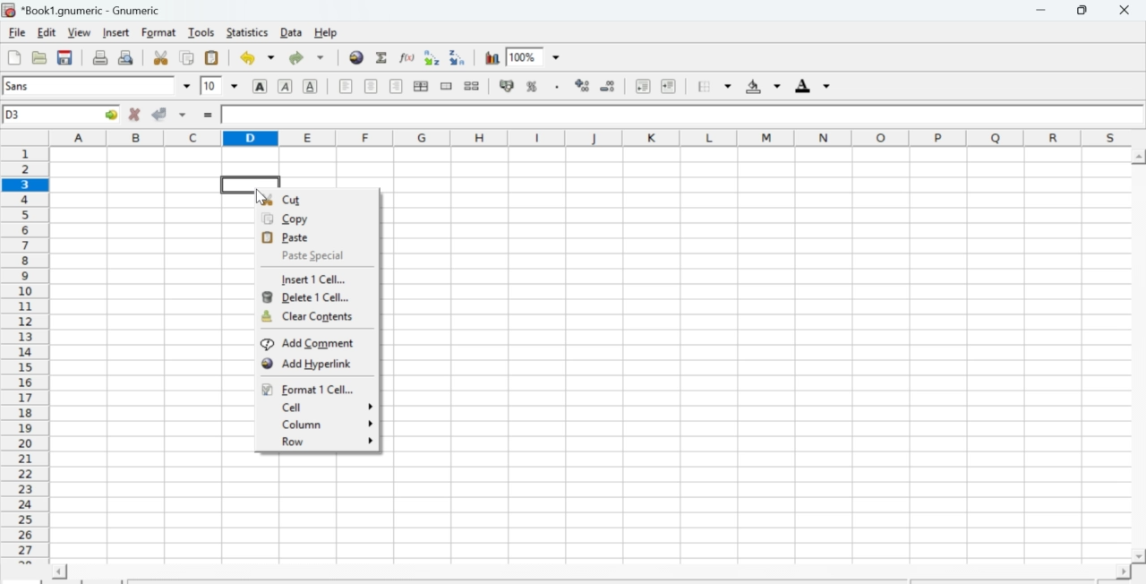 This screenshot has width=1146, height=584. I want to click on Redo, so click(310, 57).